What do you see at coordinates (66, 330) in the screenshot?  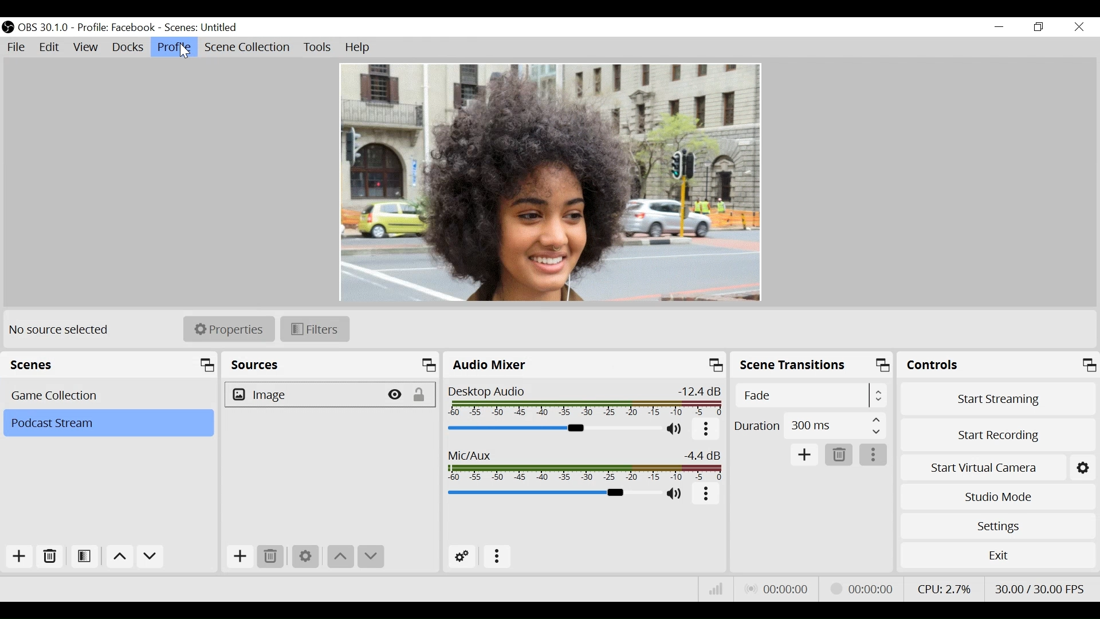 I see `No source selected` at bounding box center [66, 330].